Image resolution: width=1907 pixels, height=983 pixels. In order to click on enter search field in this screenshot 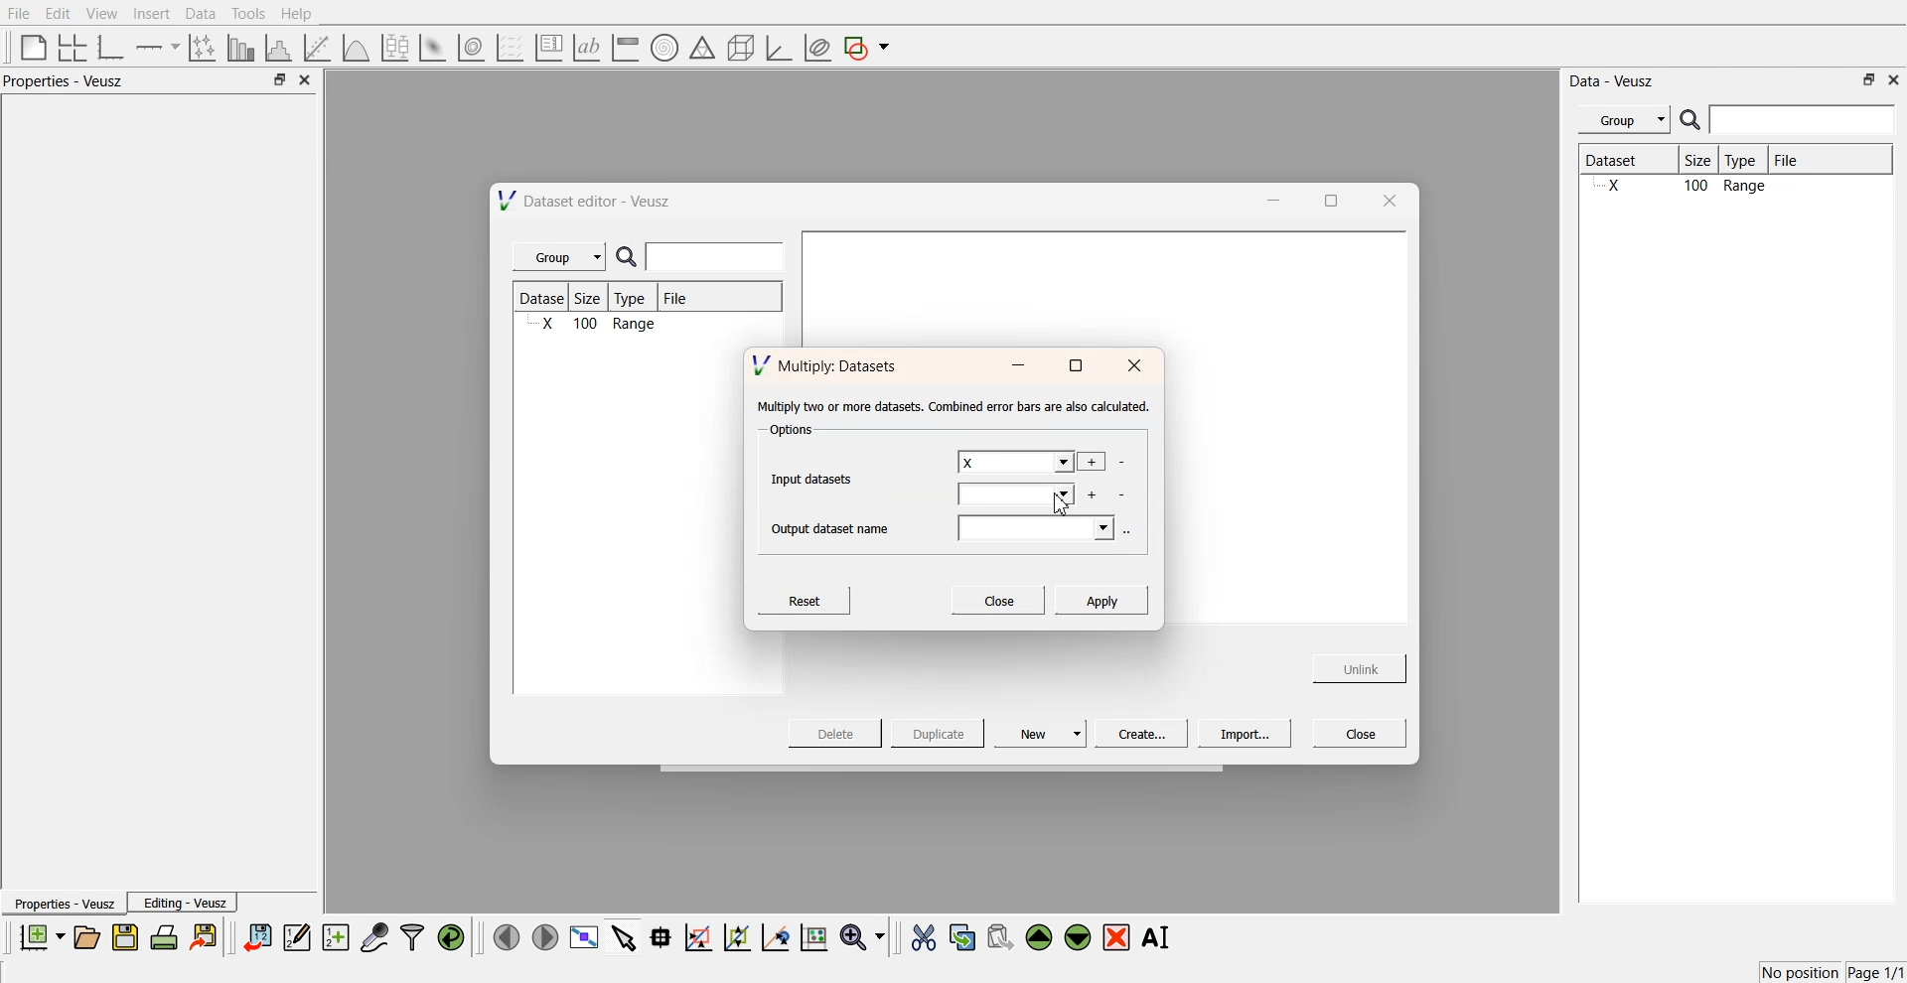, I will do `click(718, 257)`.